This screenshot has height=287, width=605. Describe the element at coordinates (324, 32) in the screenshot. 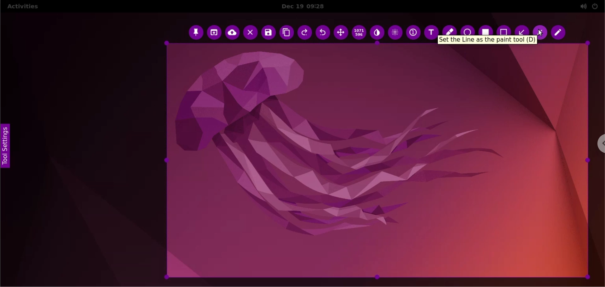

I see `undo` at that location.